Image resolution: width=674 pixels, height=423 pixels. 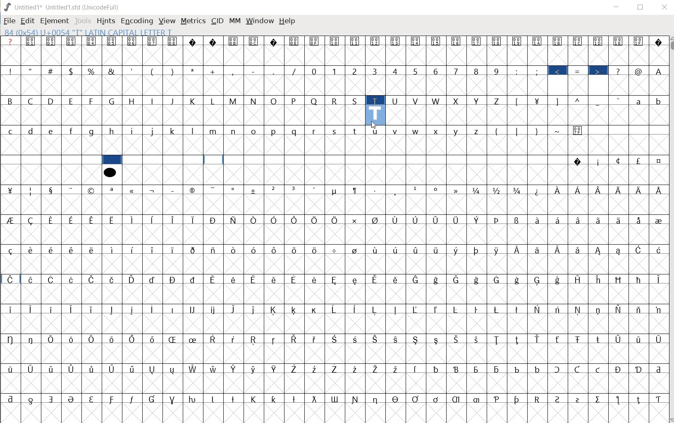 What do you see at coordinates (214, 250) in the screenshot?
I see `Symbol` at bounding box center [214, 250].